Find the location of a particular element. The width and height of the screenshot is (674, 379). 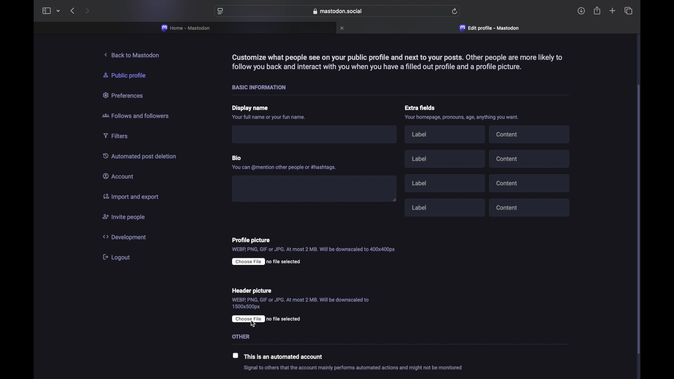

info is located at coordinates (353, 368).